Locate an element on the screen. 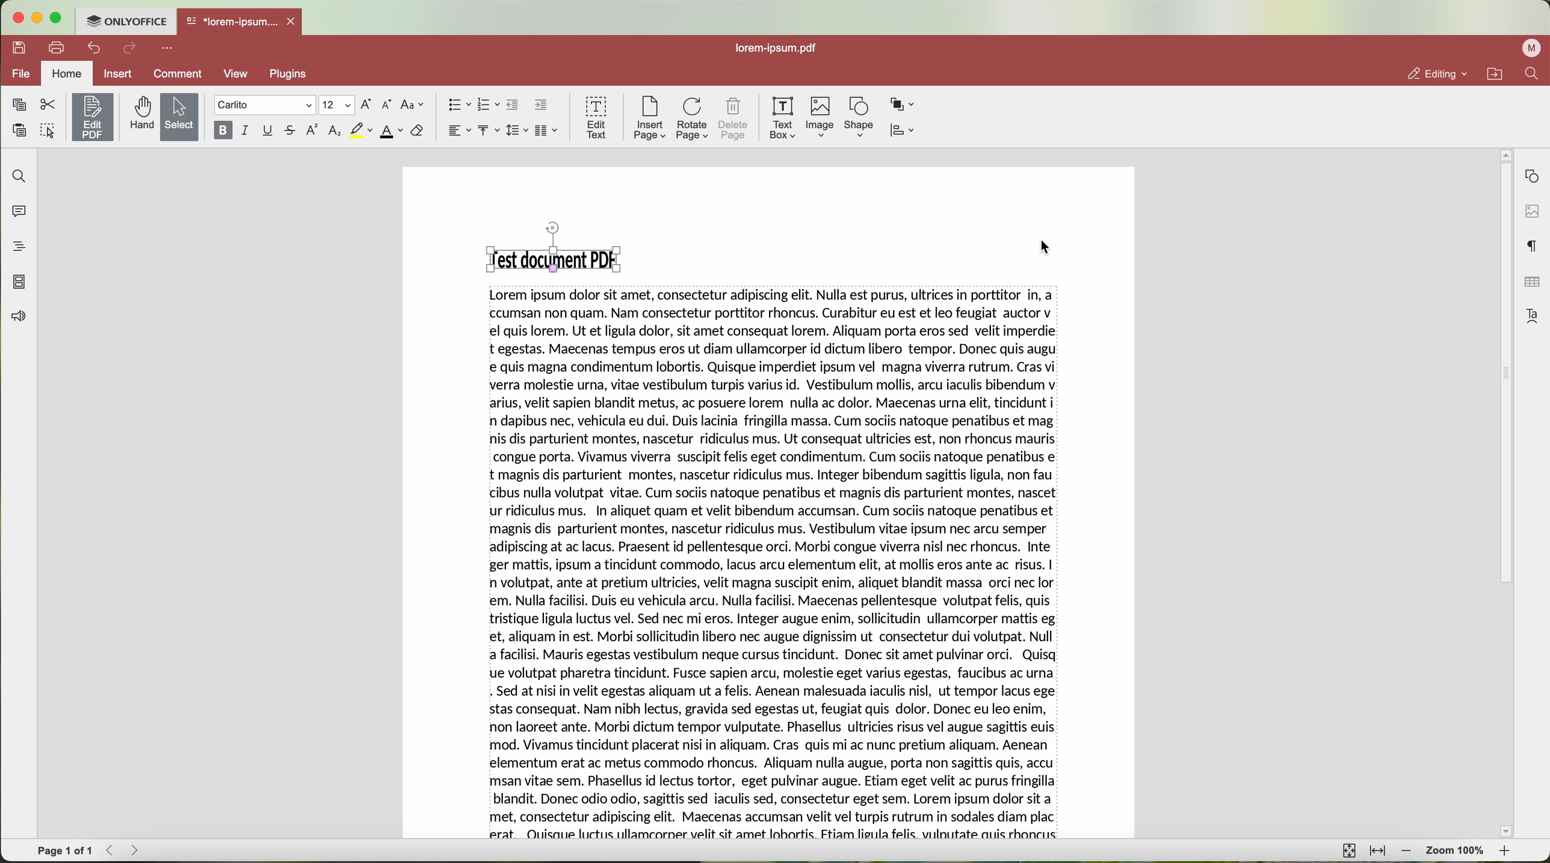  clear style is located at coordinates (418, 132).